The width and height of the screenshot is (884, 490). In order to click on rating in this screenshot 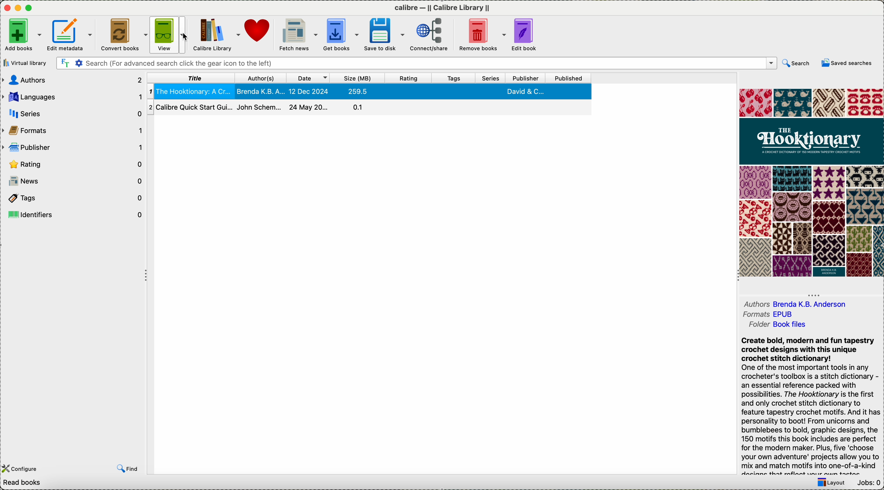, I will do `click(407, 79)`.